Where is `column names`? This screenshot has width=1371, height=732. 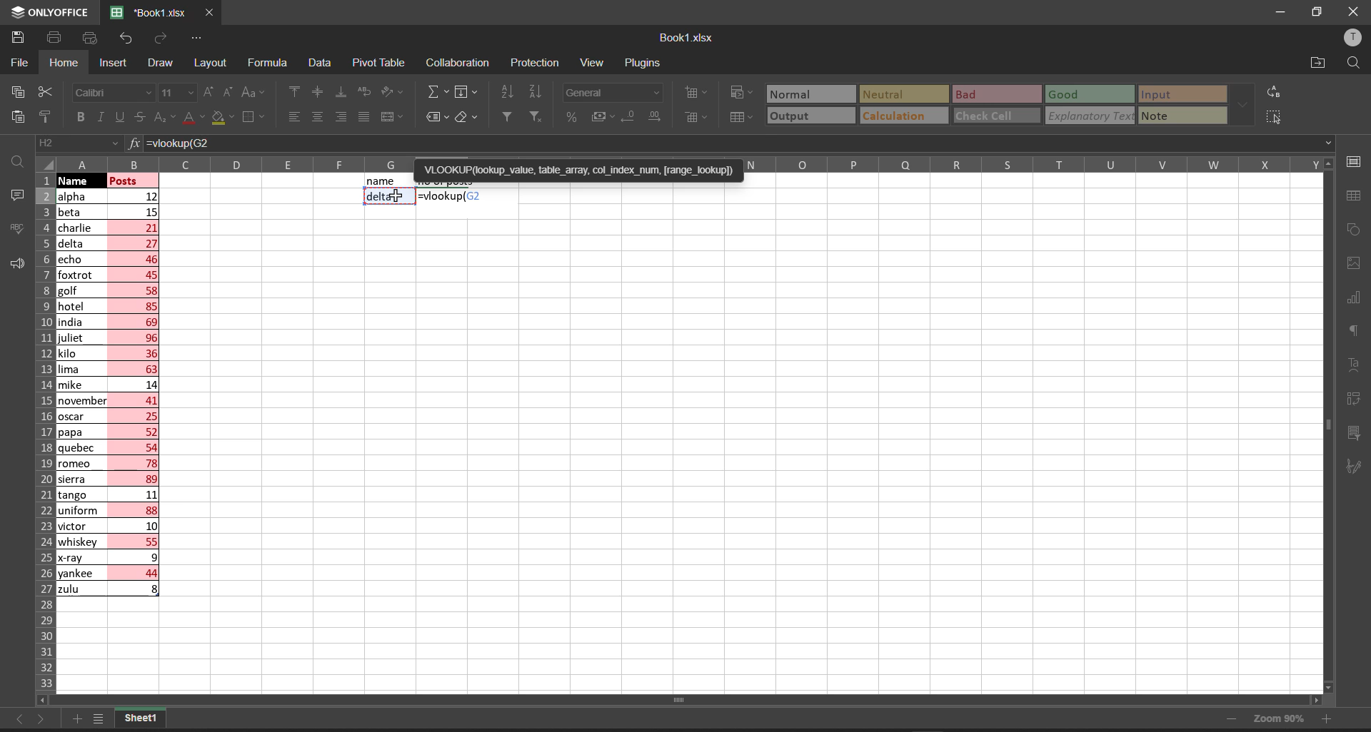
column names is located at coordinates (688, 160).